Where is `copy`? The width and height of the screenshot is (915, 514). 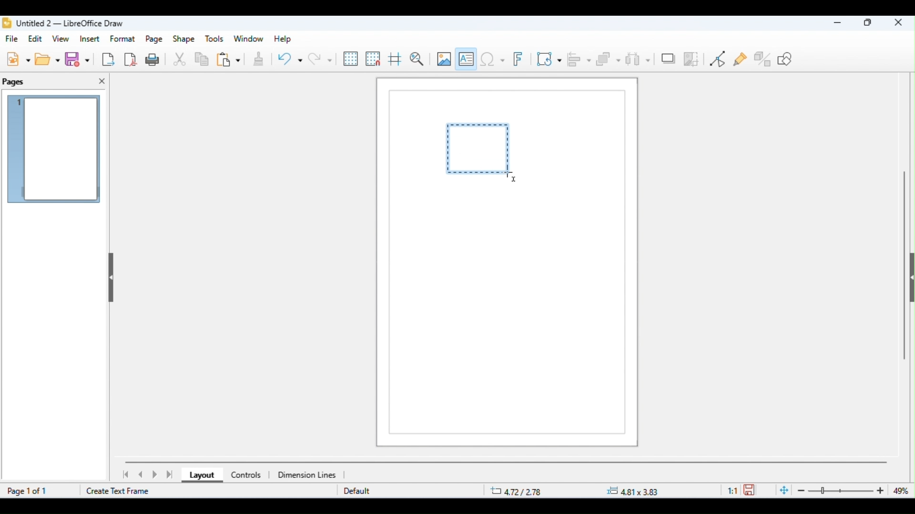 copy is located at coordinates (202, 60).